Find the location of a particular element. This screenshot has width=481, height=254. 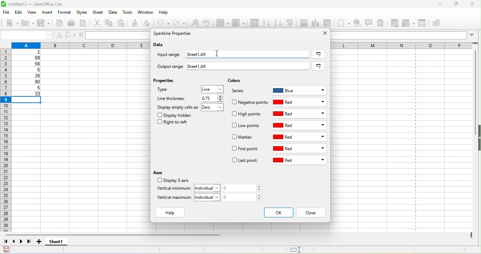

1 is located at coordinates (29, 52).